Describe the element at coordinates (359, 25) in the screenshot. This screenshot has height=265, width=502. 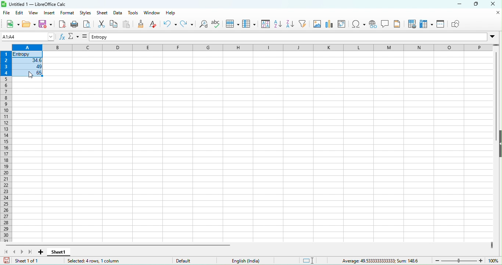
I see `special character` at that location.